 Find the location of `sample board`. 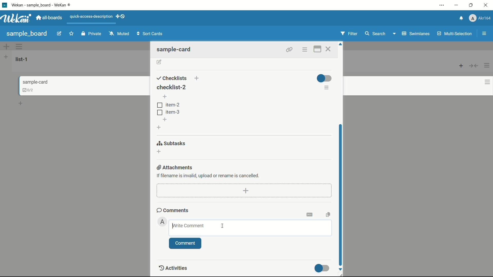

sample board is located at coordinates (27, 34).